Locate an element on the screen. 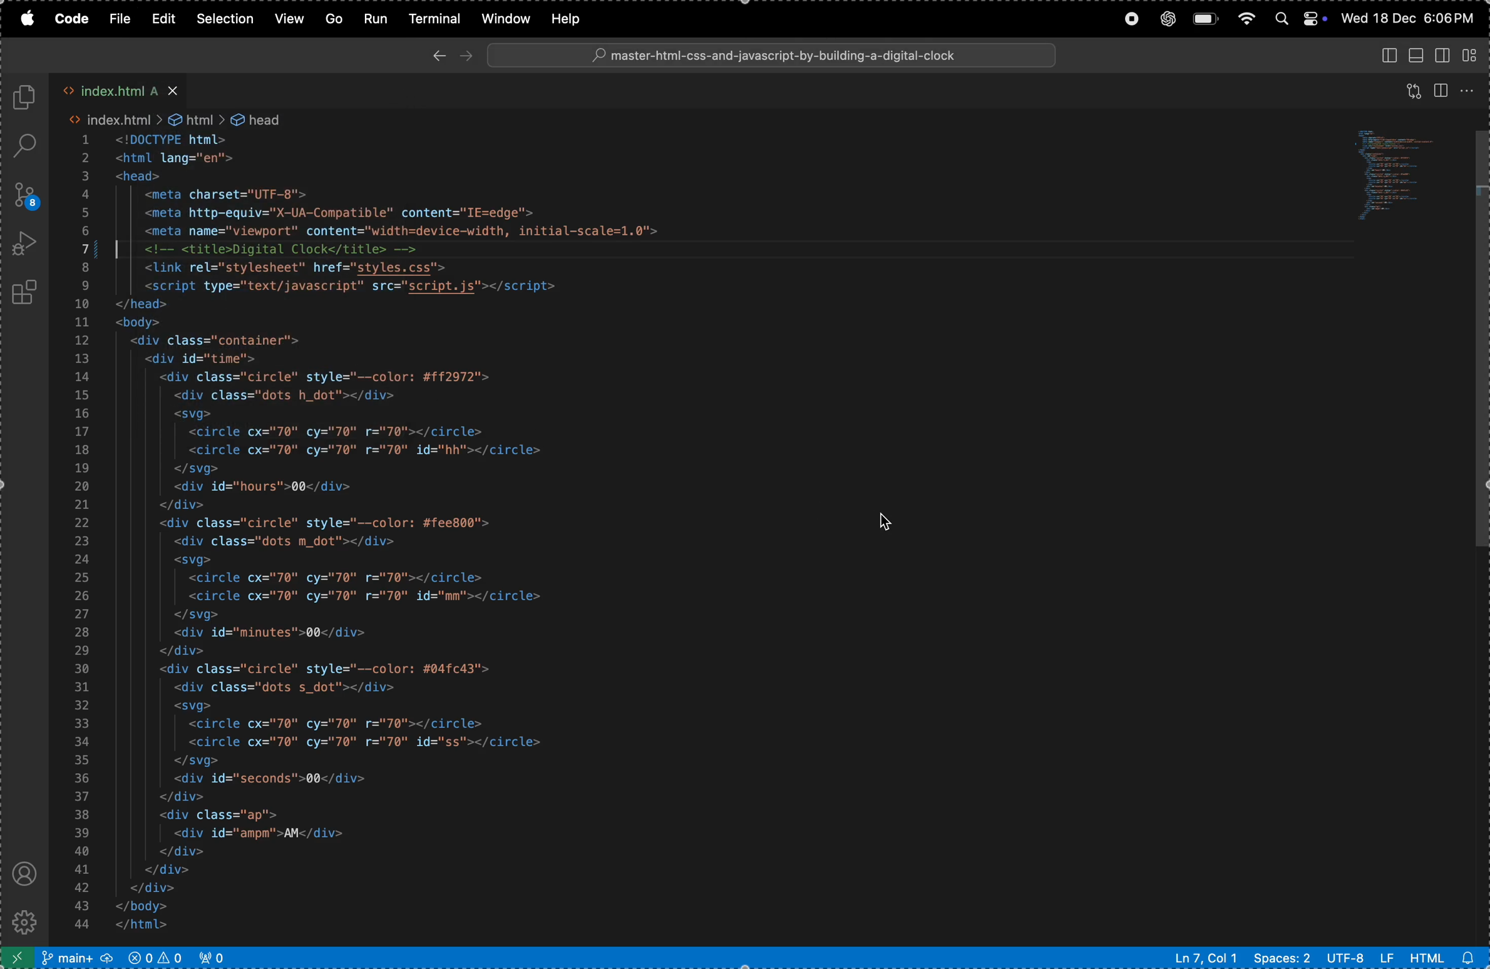 The image size is (1490, 969). back is located at coordinates (440, 56).